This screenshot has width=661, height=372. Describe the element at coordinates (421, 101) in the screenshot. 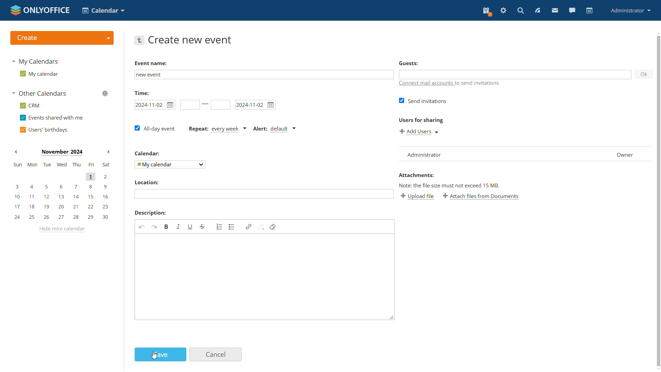

I see `send invitations` at that location.